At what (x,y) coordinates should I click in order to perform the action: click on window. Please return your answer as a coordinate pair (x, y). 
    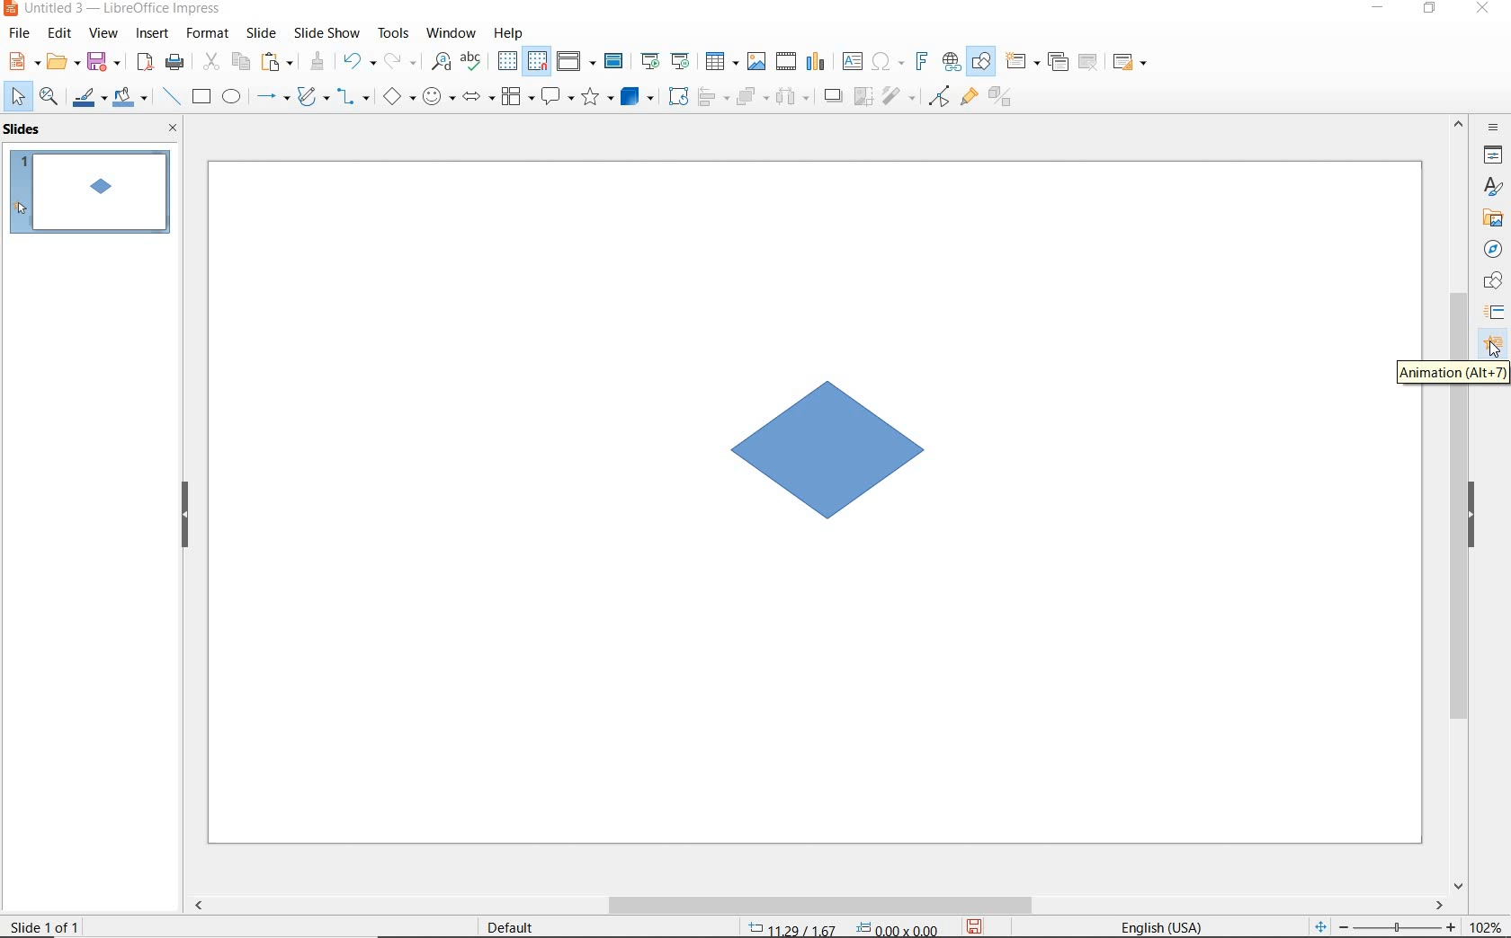
    Looking at the image, I should click on (453, 35).